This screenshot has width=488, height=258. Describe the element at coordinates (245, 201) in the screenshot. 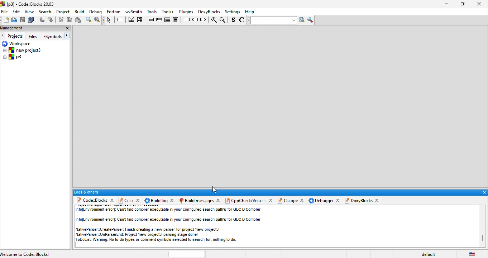

I see `cppcheck/vera++` at that location.